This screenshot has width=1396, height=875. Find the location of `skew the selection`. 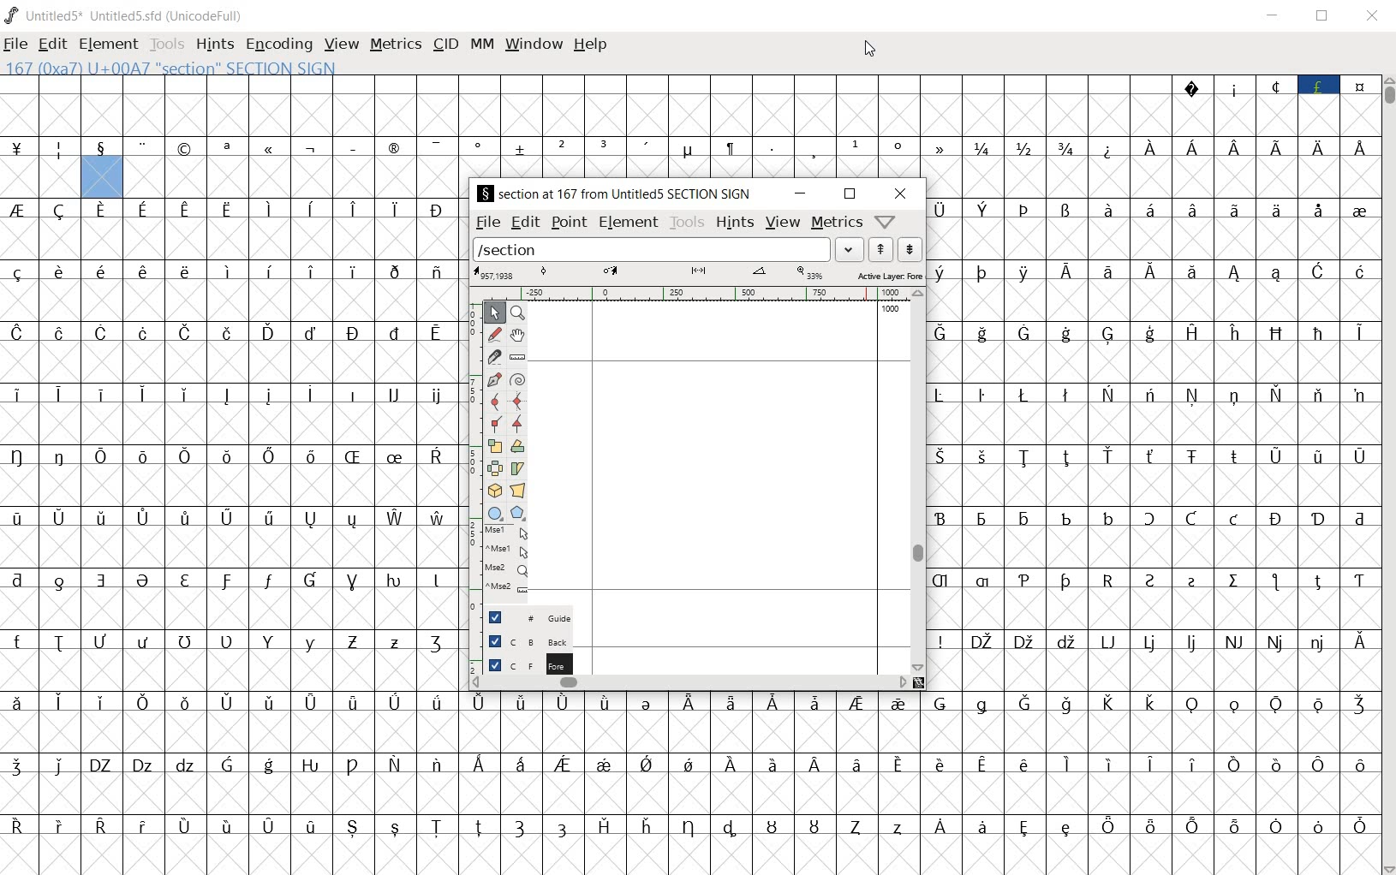

skew the selection is located at coordinates (517, 467).